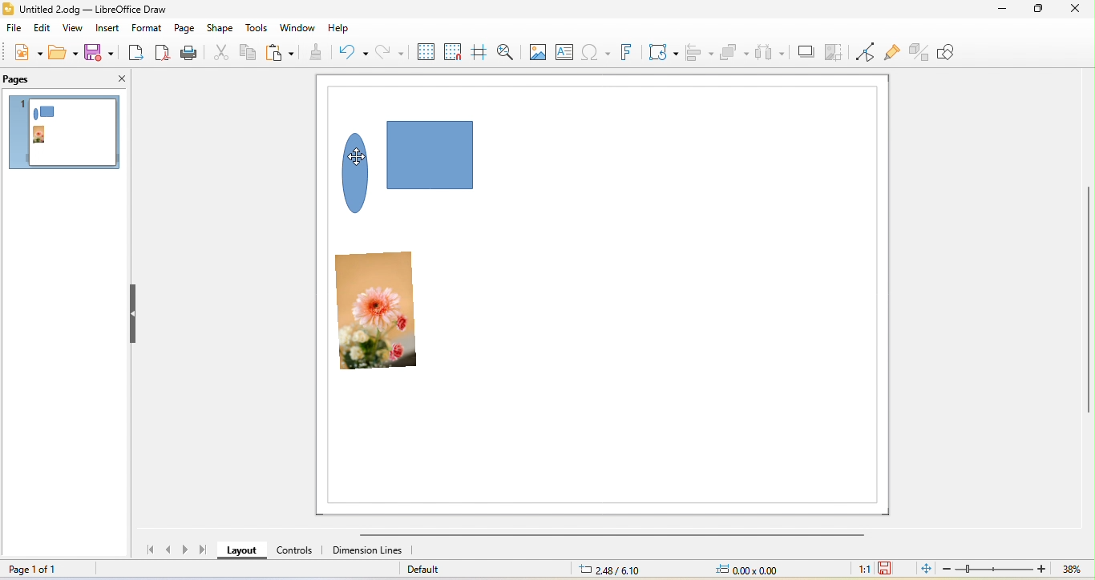  Describe the element at coordinates (46, 569) in the screenshot. I see `page 1 of 1` at that location.